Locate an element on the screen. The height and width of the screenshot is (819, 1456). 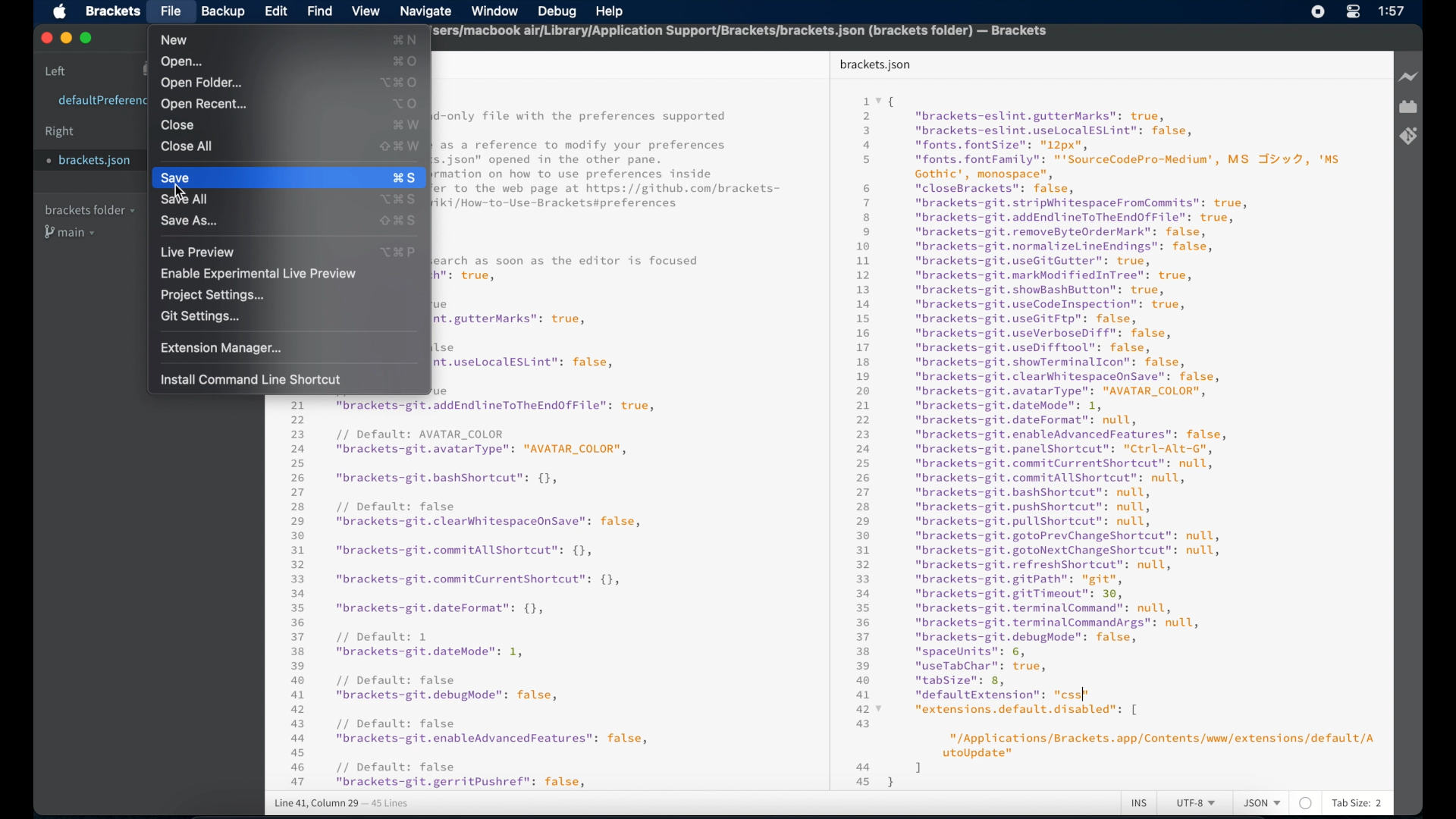
utf-8 is located at coordinates (1197, 804).